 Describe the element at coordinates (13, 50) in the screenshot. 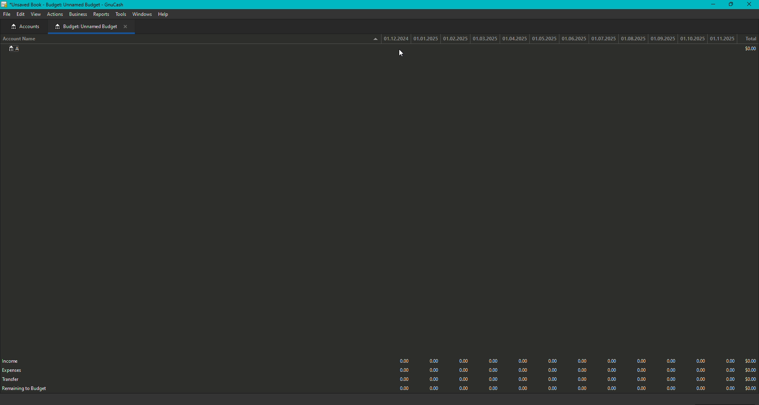

I see `Account A` at that location.